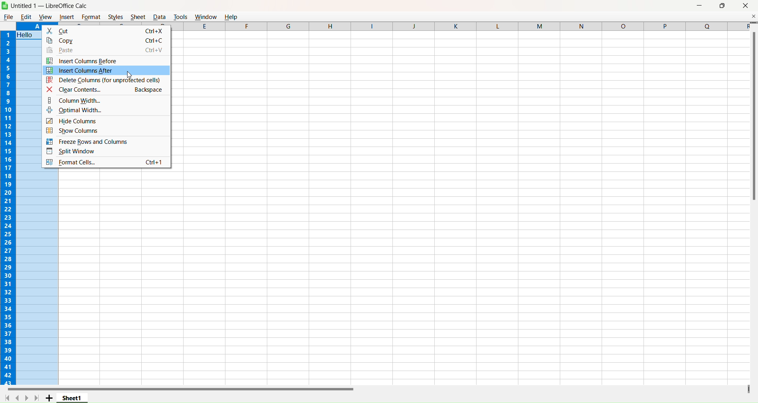  What do you see at coordinates (459, 26) in the screenshot?
I see `Columns` at bounding box center [459, 26].